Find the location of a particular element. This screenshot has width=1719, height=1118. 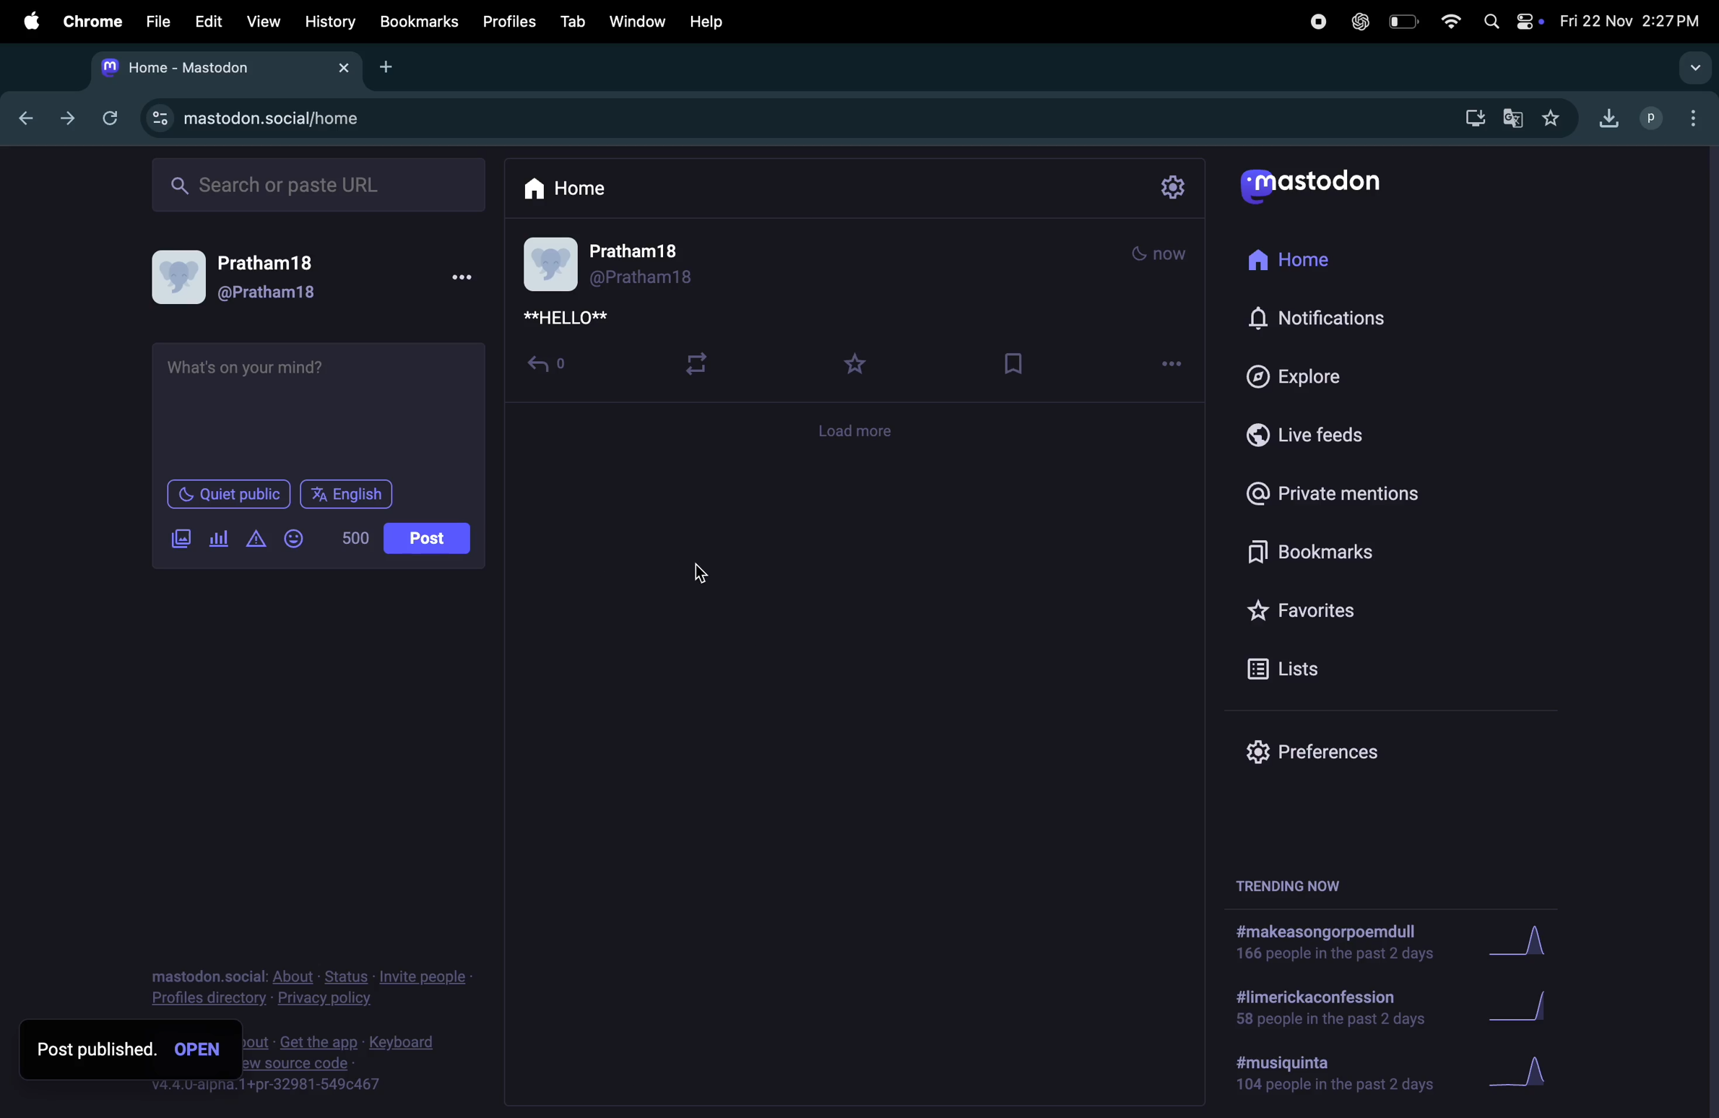

username is located at coordinates (270, 277).